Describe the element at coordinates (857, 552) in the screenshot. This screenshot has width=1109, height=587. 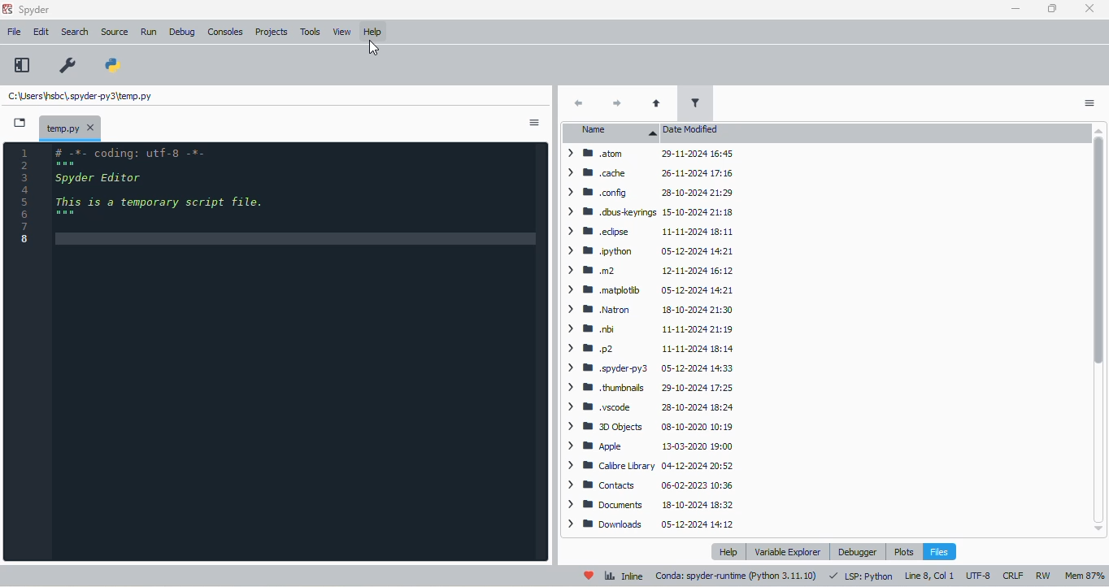
I see `debugger` at that location.